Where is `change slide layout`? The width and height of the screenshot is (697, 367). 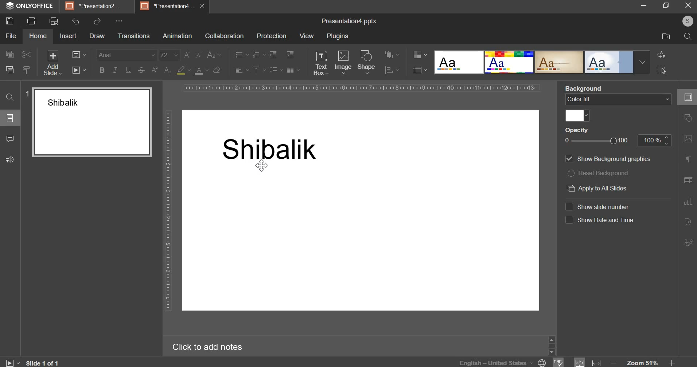
change slide layout is located at coordinates (79, 55).